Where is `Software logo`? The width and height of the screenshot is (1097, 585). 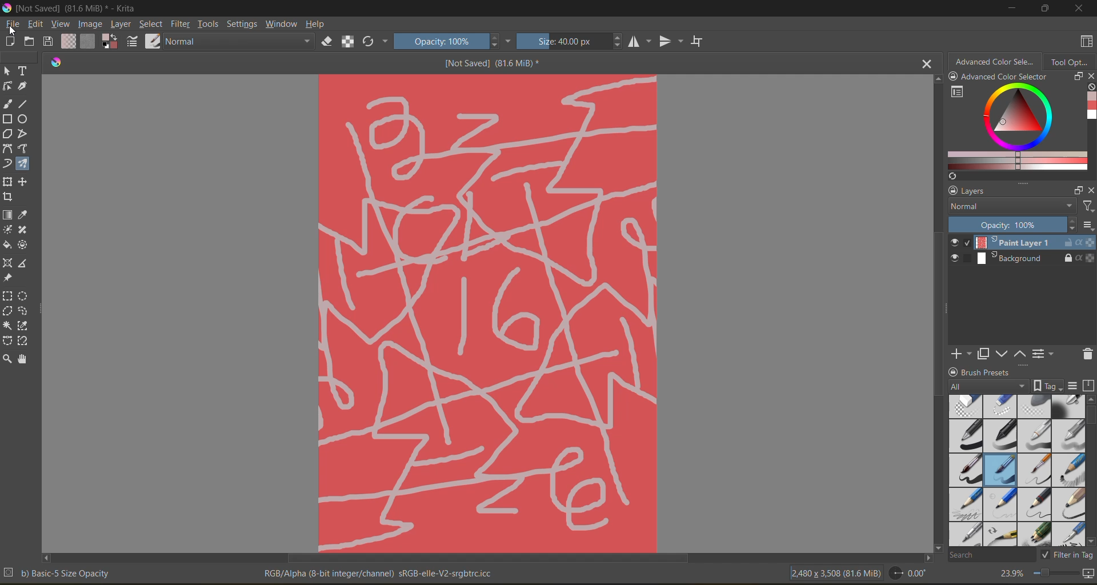
Software logo is located at coordinates (56, 61).